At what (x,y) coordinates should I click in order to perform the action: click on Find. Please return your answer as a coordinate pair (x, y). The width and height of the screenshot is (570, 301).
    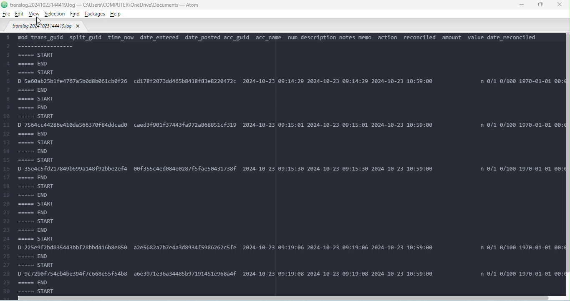
    Looking at the image, I should click on (76, 15).